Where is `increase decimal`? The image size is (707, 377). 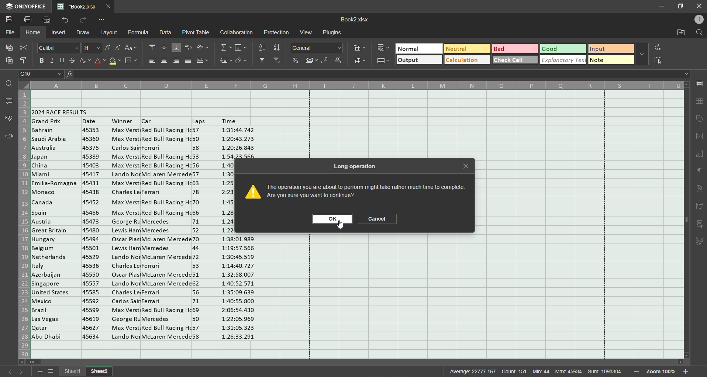 increase decimal is located at coordinates (339, 61).